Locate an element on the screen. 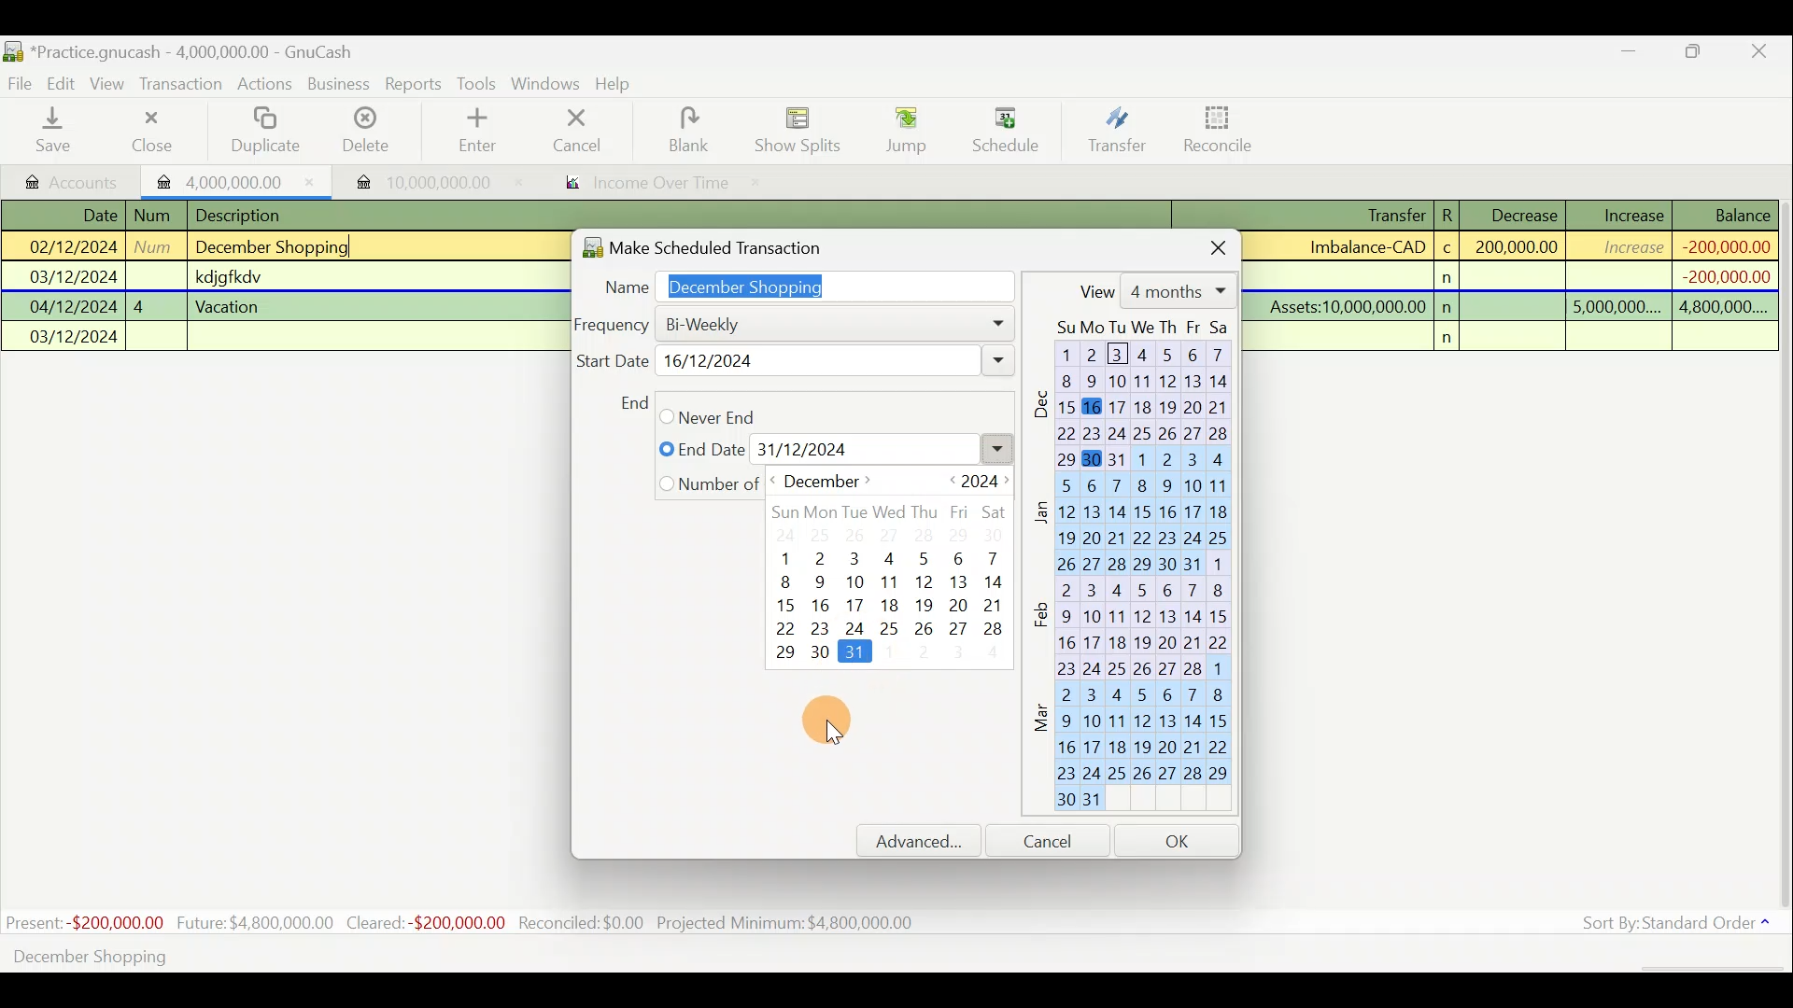 This screenshot has height=1008, width=1793. Maximise is located at coordinates (1695, 54).